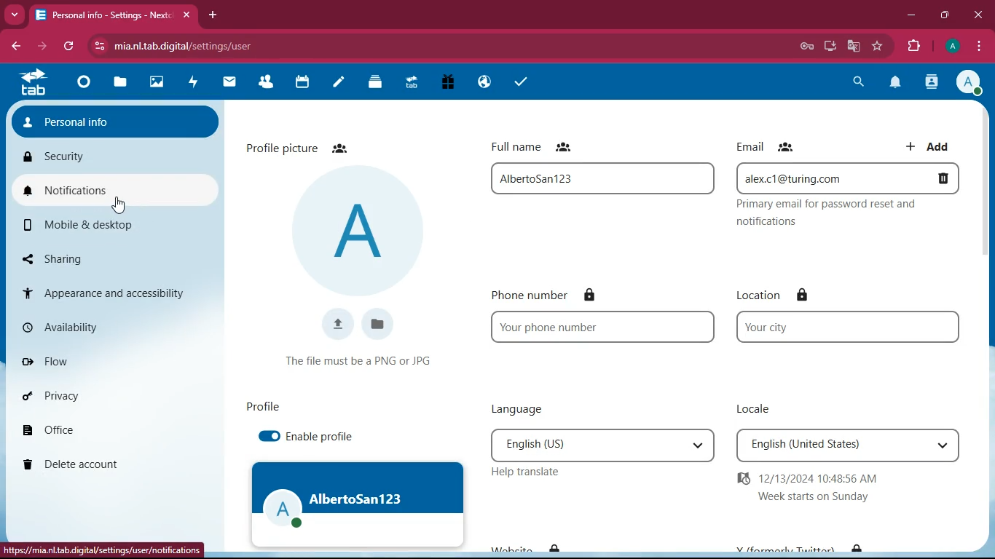 This screenshot has height=559, width=995. Describe the element at coordinates (530, 472) in the screenshot. I see `help translate` at that location.